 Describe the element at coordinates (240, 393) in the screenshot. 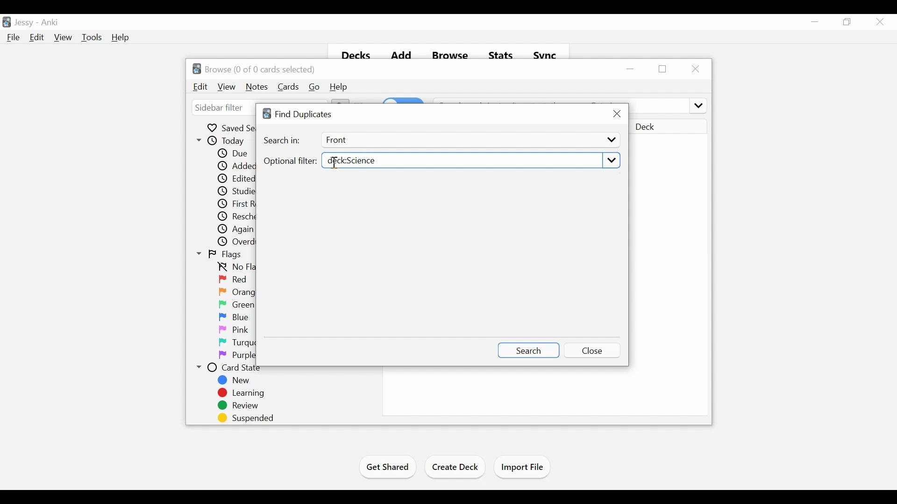

I see `Learning` at that location.